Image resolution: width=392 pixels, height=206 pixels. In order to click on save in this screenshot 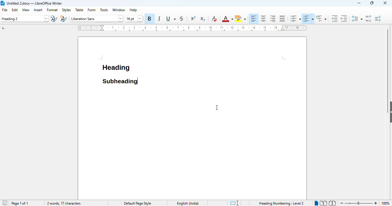, I will do `click(5, 203)`.